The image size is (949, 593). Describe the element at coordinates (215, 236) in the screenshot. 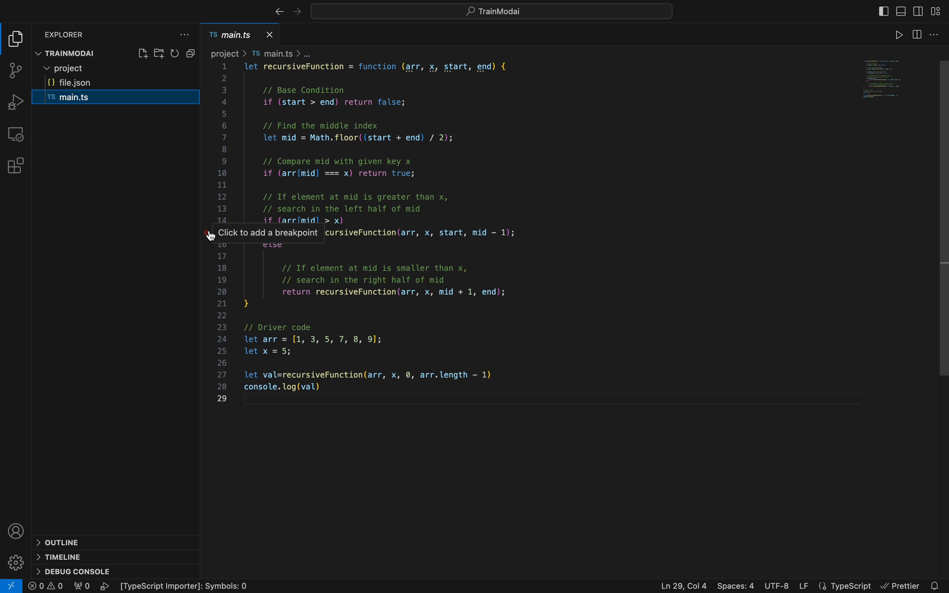

I see `Cursor` at that location.